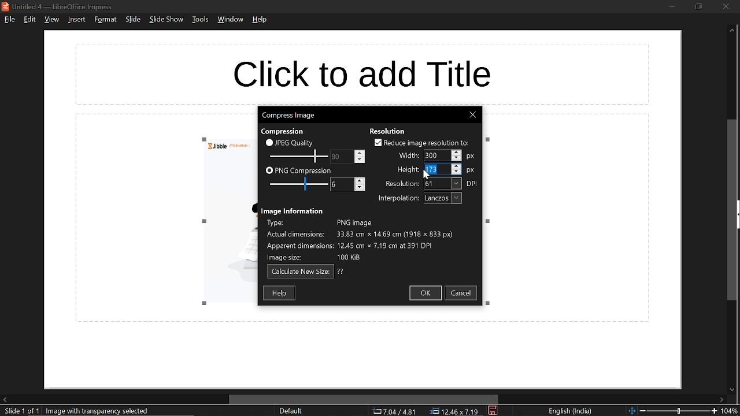 This screenshot has height=416, width=740. Describe the element at coordinates (336, 157) in the screenshot. I see `change JPEG quality` at that location.